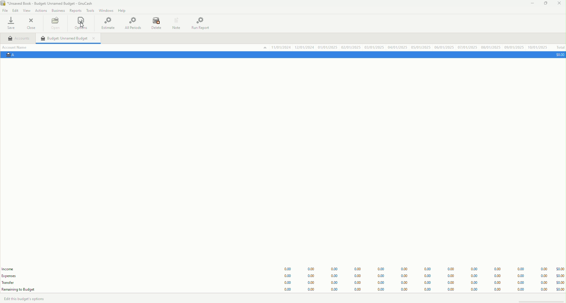  What do you see at coordinates (545, 4) in the screenshot?
I see `Restore` at bounding box center [545, 4].